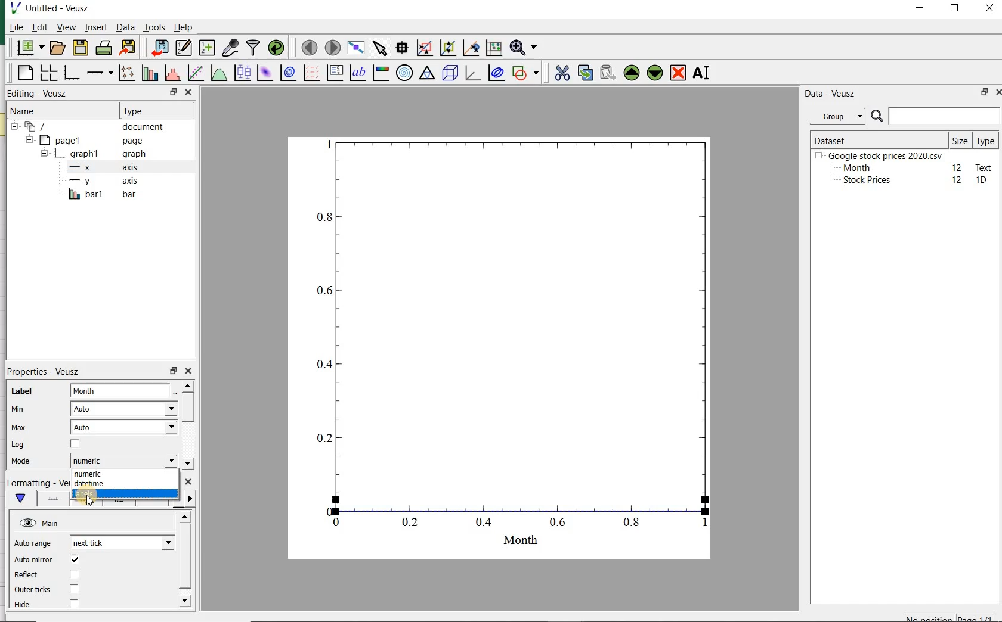  What do you see at coordinates (584, 73) in the screenshot?
I see `copy the selected widget` at bounding box center [584, 73].